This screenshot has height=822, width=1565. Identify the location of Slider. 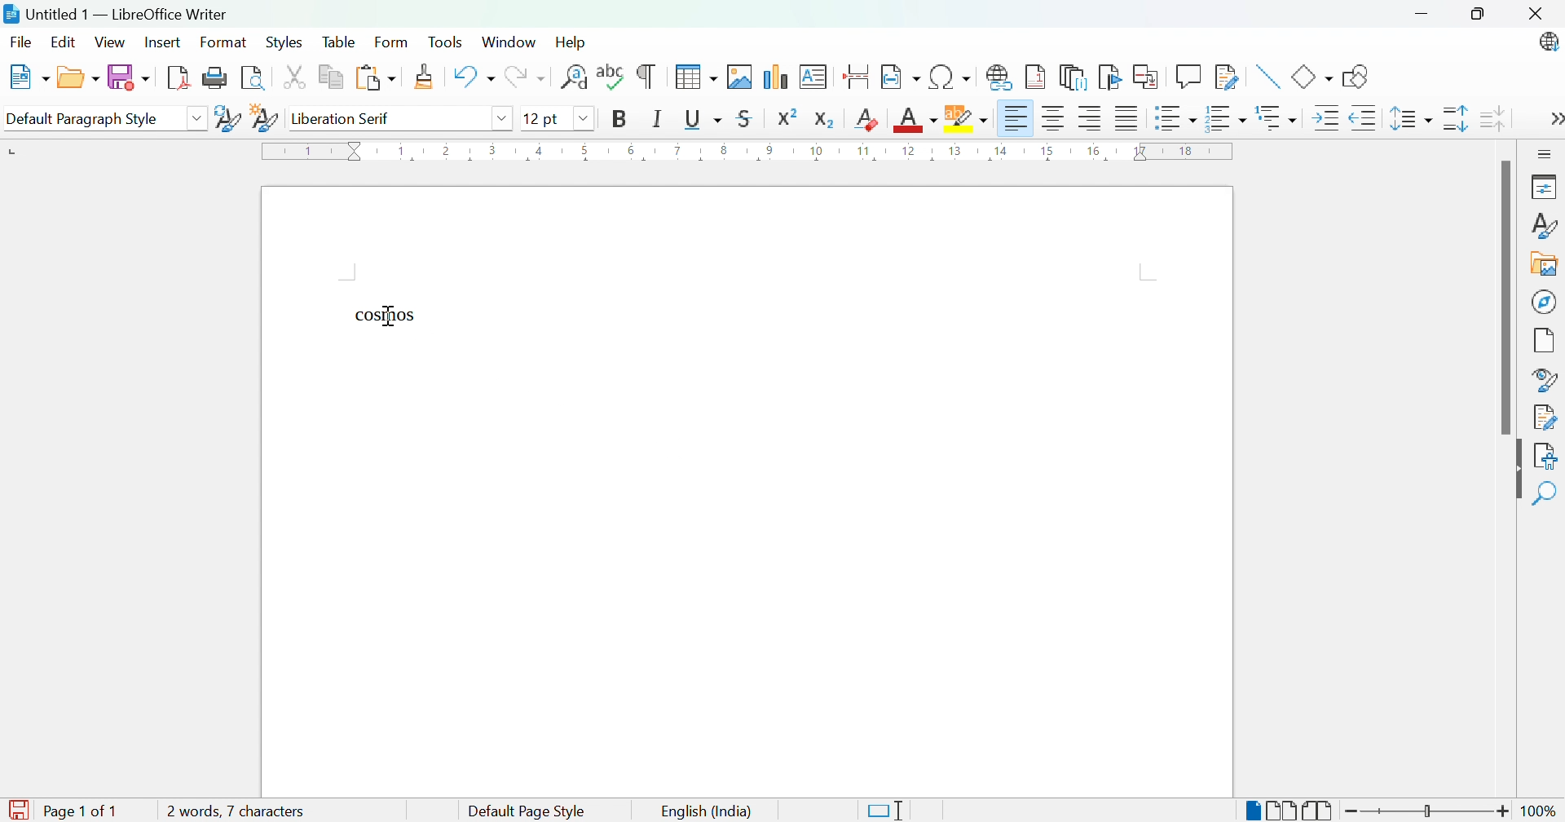
(1427, 811).